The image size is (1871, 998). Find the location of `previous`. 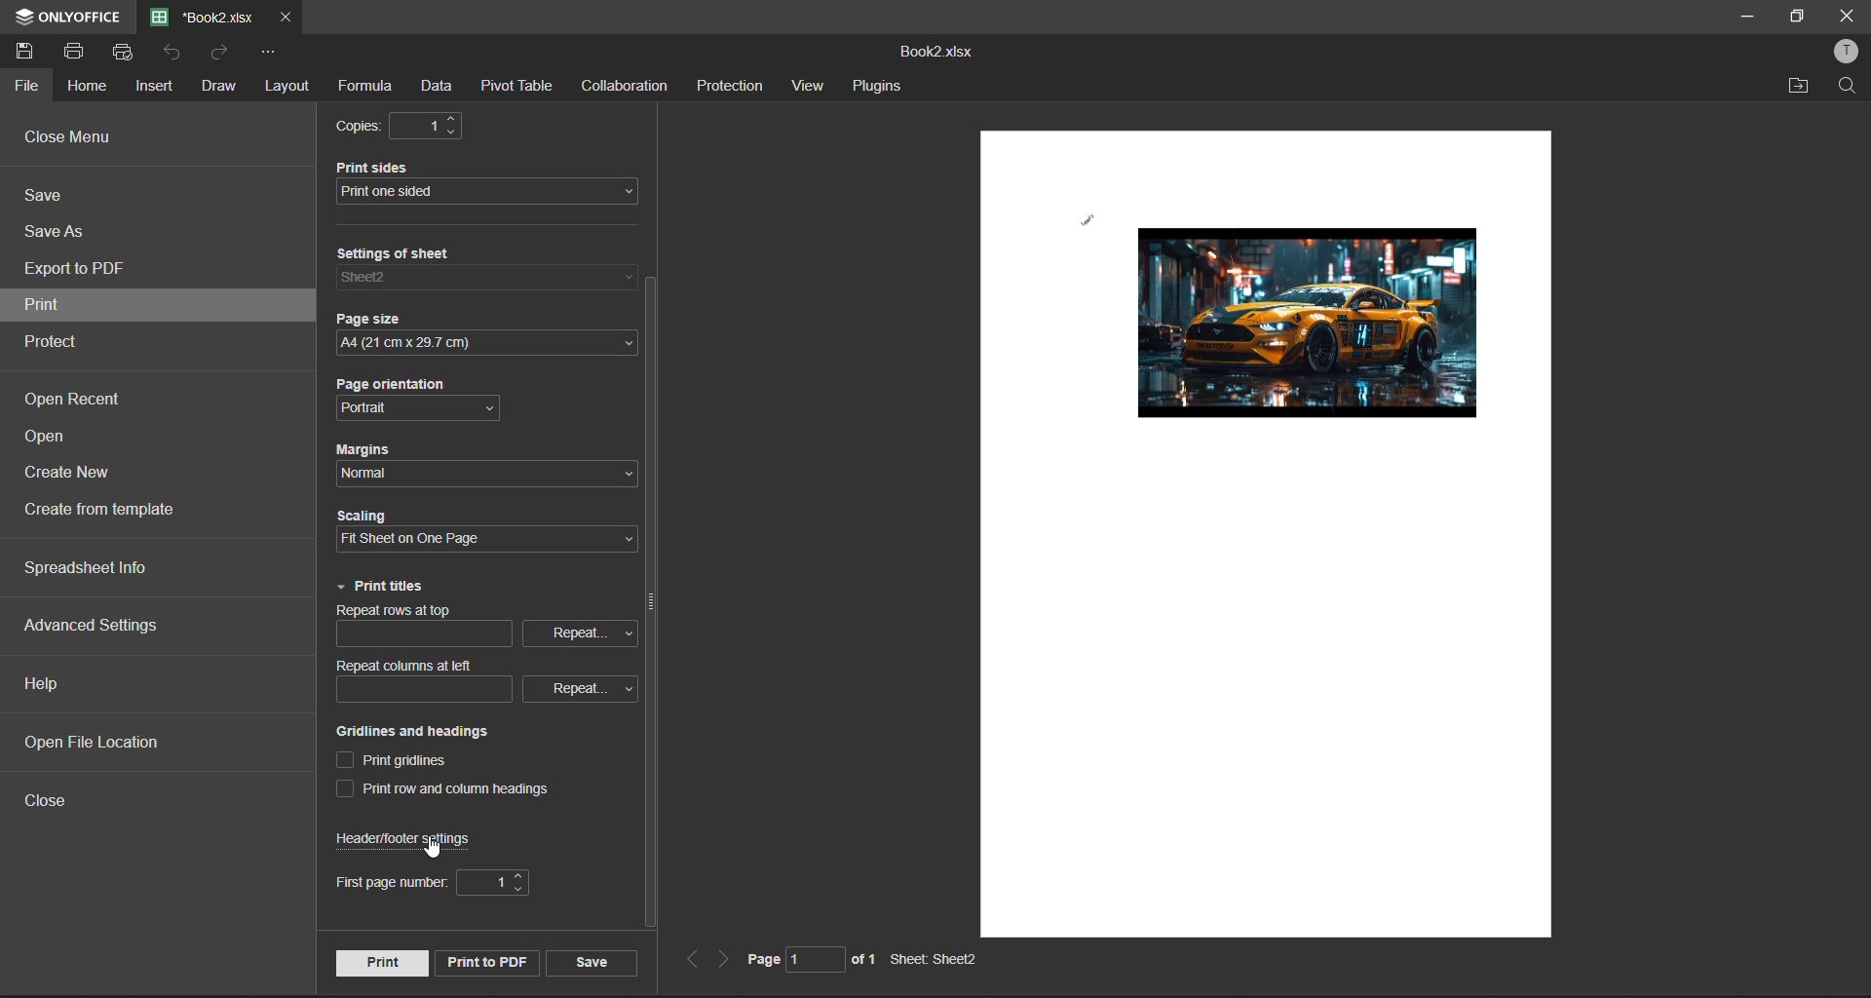

previous is located at coordinates (692, 960).